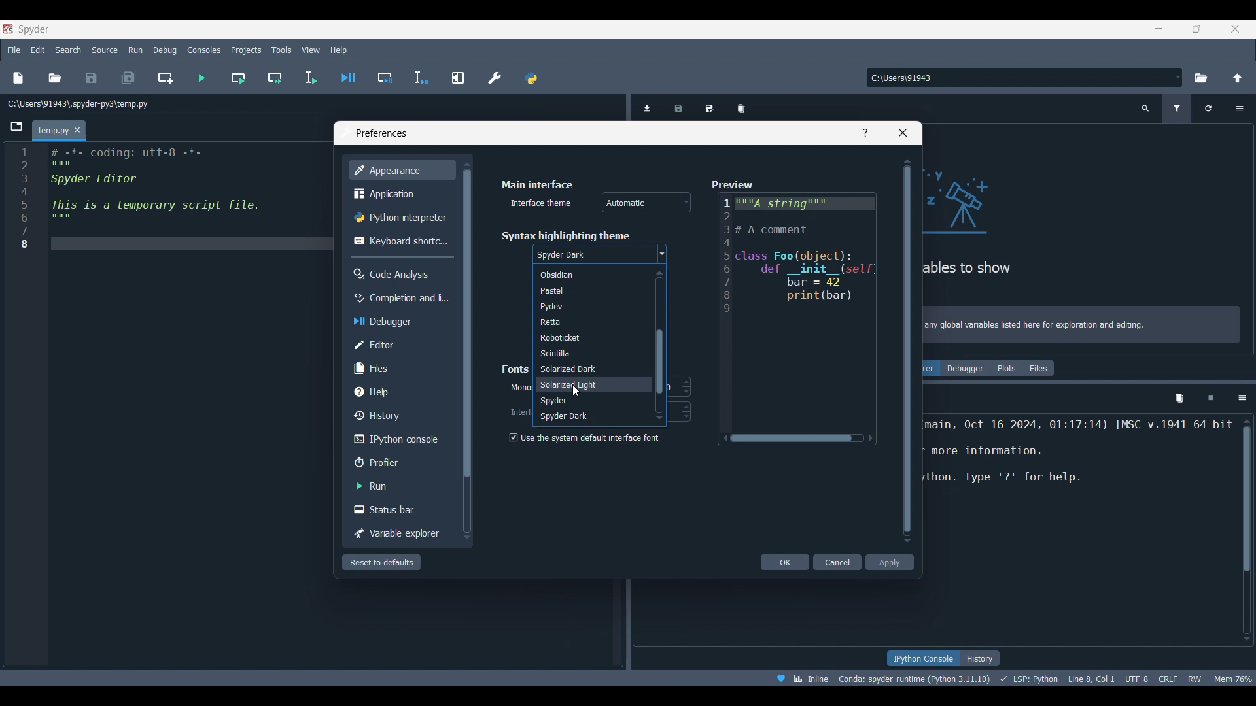  What do you see at coordinates (1029, 679) in the screenshot?
I see `programming language` at bounding box center [1029, 679].